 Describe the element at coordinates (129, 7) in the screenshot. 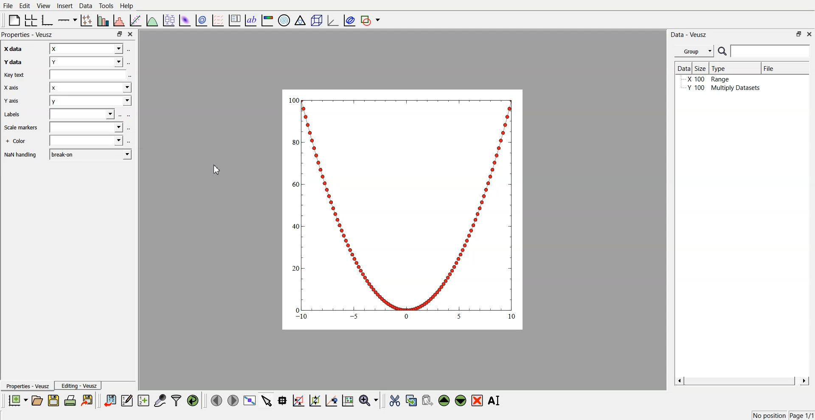

I see `Help` at that location.